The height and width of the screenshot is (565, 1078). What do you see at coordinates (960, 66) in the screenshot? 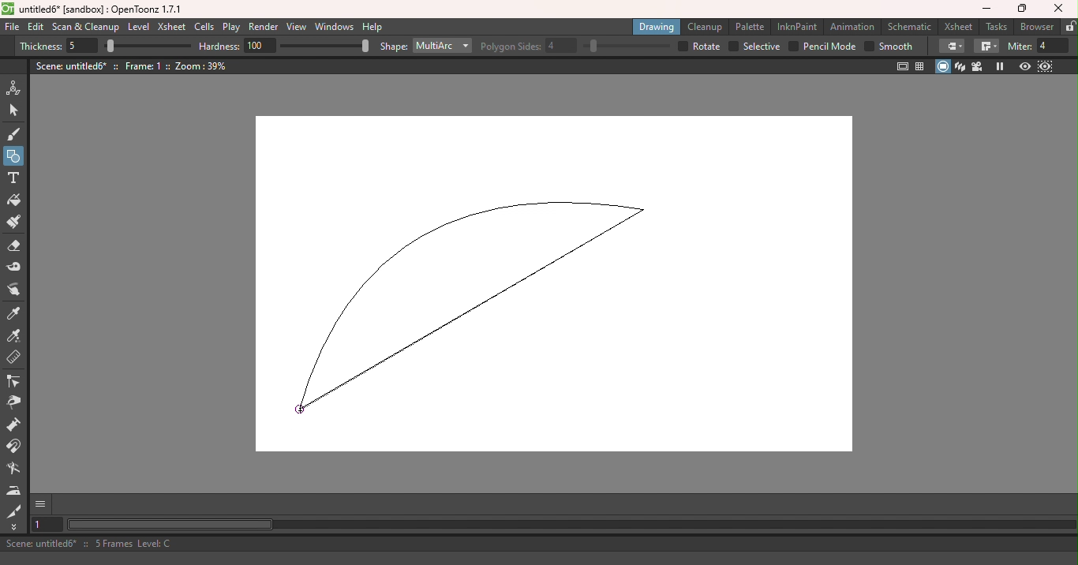
I see `3D view` at bounding box center [960, 66].